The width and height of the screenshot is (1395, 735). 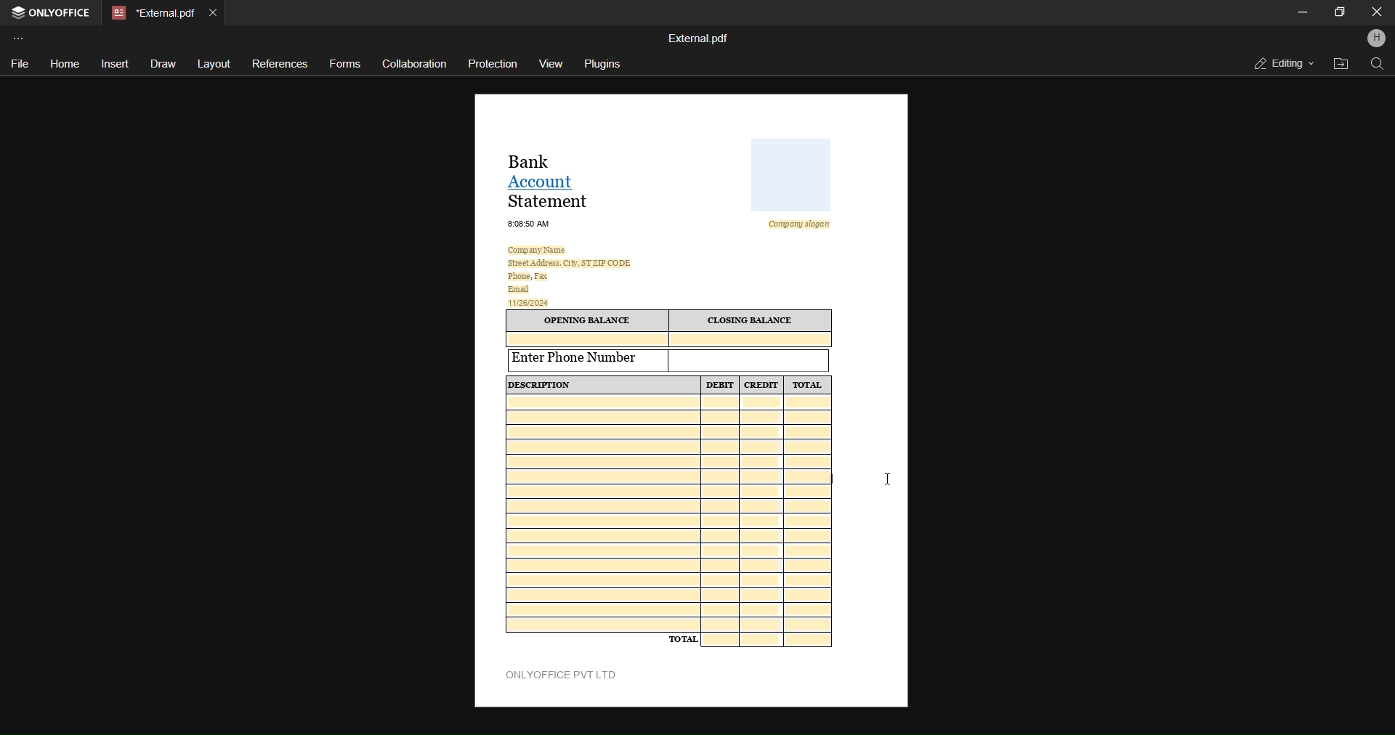 I want to click on view, so click(x=554, y=63).